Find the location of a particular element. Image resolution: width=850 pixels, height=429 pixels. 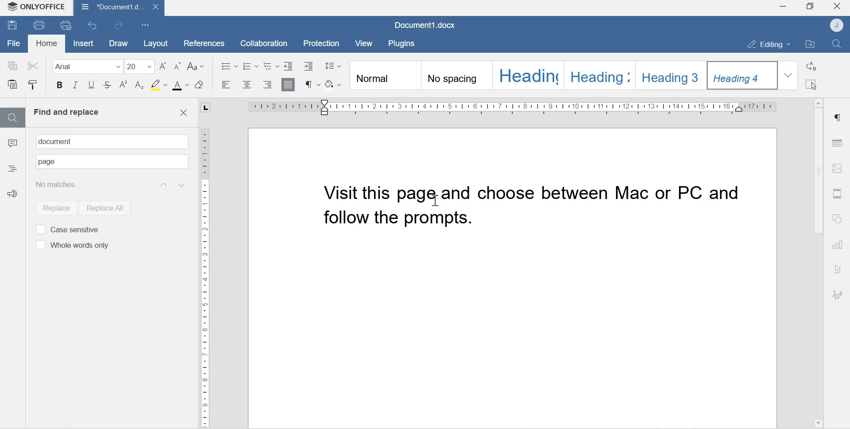

Redo is located at coordinates (121, 26).